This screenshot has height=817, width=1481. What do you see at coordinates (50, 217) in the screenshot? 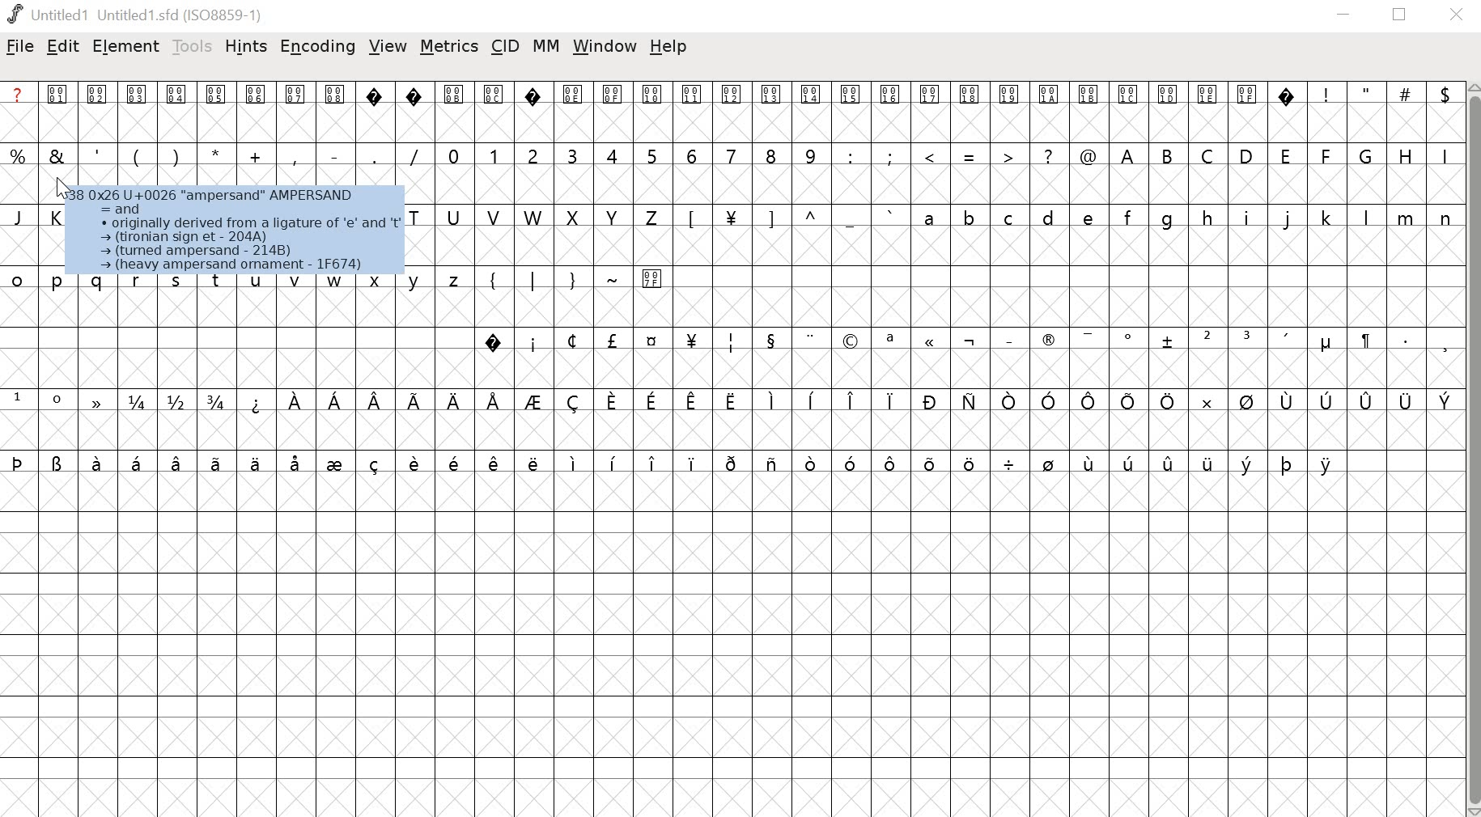
I see `K` at bounding box center [50, 217].